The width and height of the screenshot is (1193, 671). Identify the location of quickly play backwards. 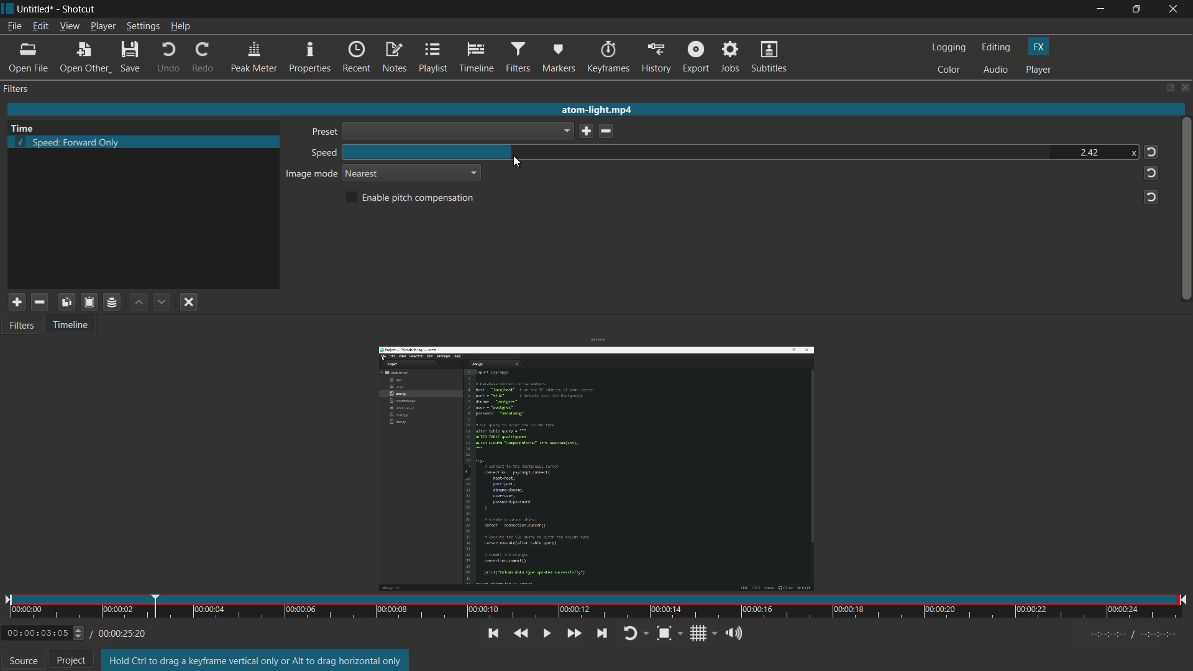
(521, 634).